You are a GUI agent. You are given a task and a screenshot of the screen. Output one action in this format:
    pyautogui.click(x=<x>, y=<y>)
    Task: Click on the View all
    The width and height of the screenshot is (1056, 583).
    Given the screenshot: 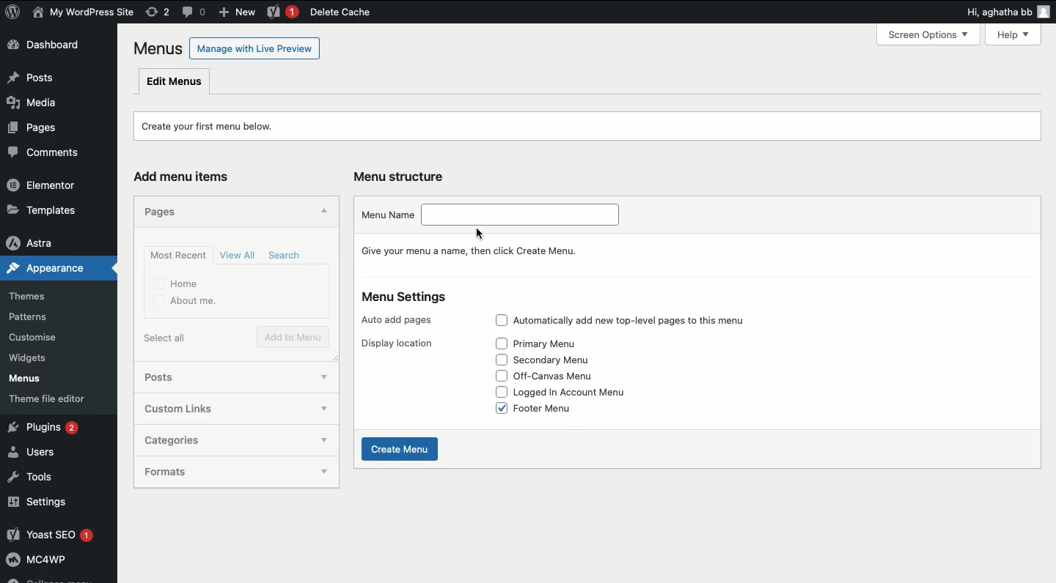 What is the action you would take?
    pyautogui.click(x=239, y=254)
    